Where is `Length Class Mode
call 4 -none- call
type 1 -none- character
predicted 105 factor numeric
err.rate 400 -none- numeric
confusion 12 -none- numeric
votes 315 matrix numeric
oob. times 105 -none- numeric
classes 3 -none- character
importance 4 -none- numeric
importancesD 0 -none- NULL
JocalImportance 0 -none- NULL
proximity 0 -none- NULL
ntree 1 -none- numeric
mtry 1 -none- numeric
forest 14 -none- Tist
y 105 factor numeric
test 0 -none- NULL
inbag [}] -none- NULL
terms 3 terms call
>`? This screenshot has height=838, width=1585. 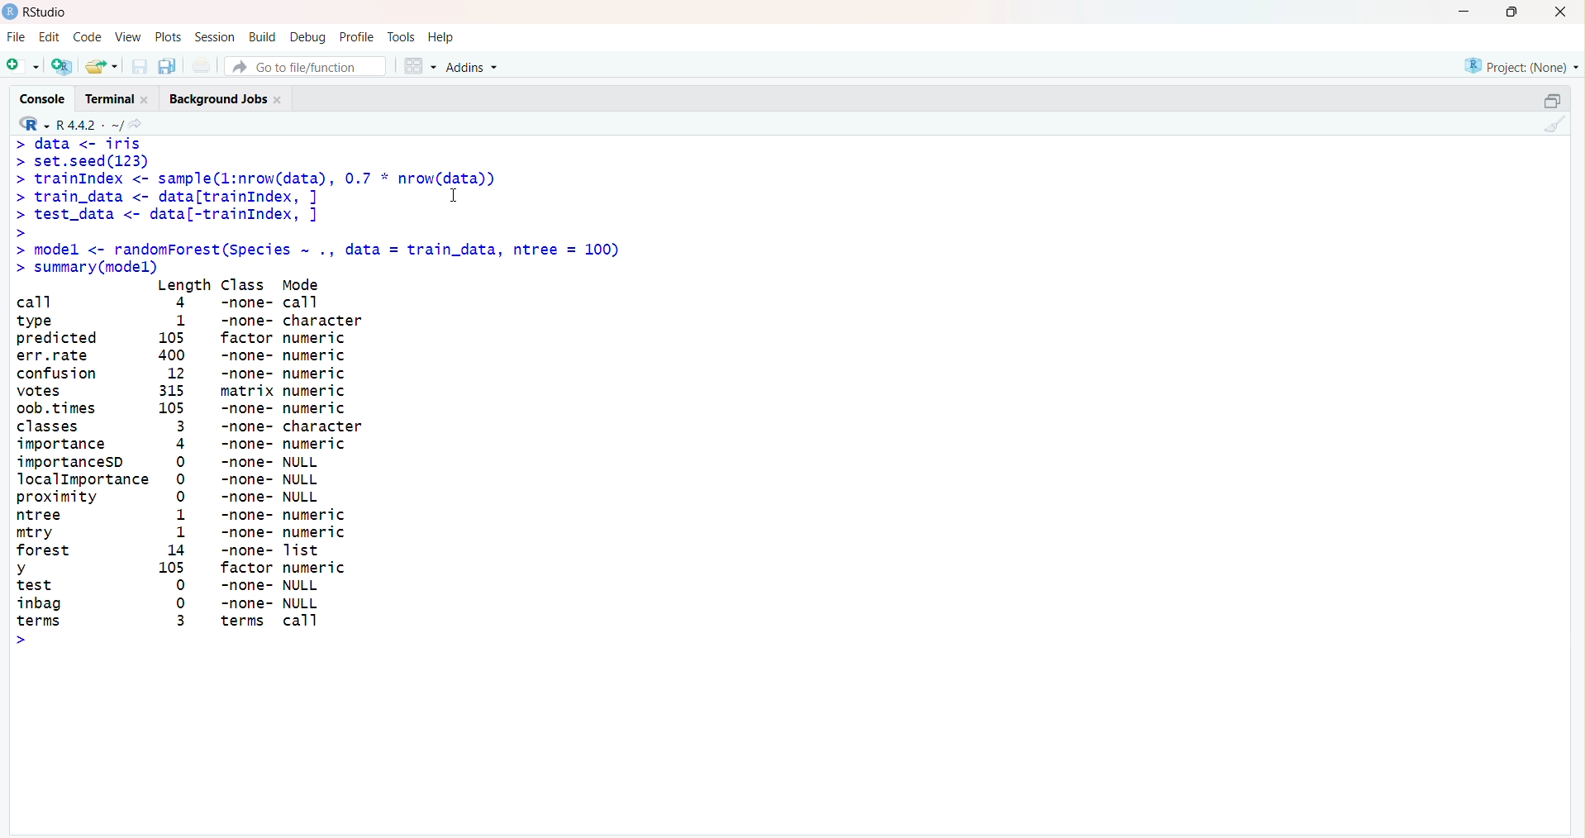 Length Class Mode
call 4 -none- call
type 1 -none- character
predicted 105 factor numeric
err.rate 400 -none- numeric
confusion 12 -none- numeric
votes 315 matrix numeric
oob. times 105 -none- numeric
classes 3 -none- character
importance 4 -none- numeric
importancesD 0 -none- NULL
JocalImportance 0 -none- NULL
proximity 0 -none- NULL
ntree 1 -none- numeric
mtry 1 -none- numeric
forest 14 -none- Tist
y 105 factor numeric
test 0 -none- NULL
inbag [}] -none- NULL
terms 3 terms call
> is located at coordinates (208, 462).